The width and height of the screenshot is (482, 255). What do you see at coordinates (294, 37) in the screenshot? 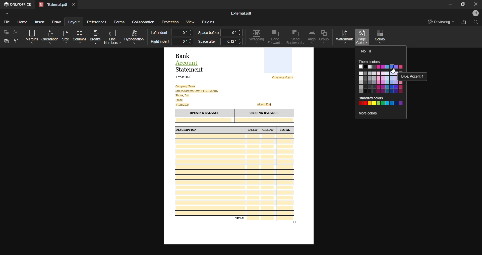
I see `Send Backward` at bounding box center [294, 37].